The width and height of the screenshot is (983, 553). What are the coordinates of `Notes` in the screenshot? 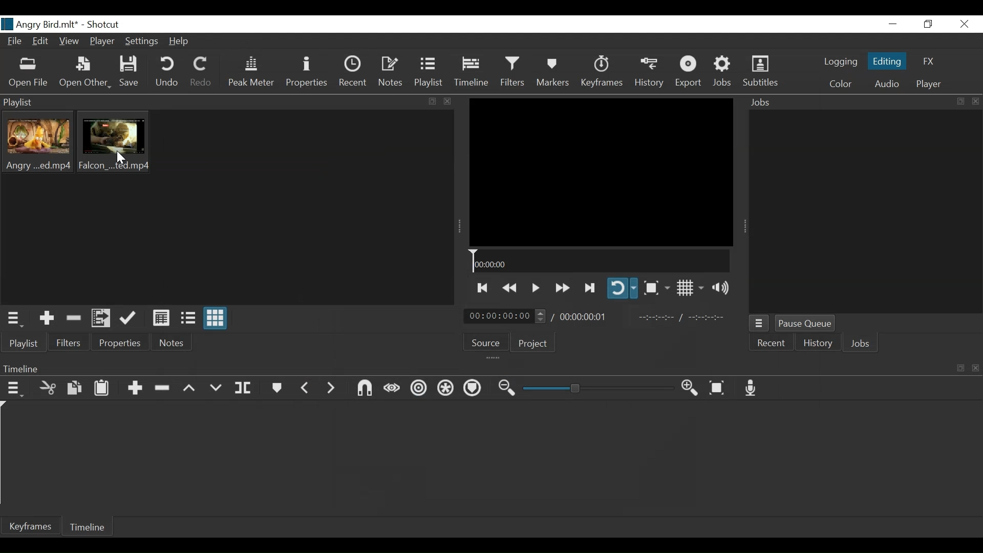 It's located at (391, 72).